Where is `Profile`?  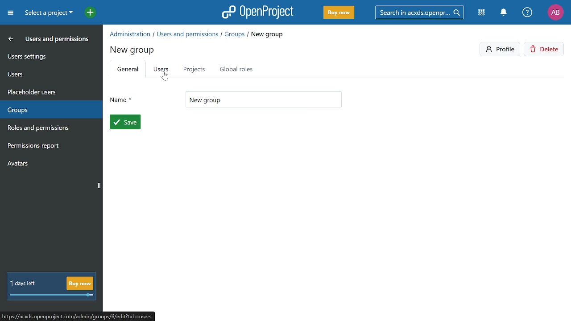 Profile is located at coordinates (501, 49).